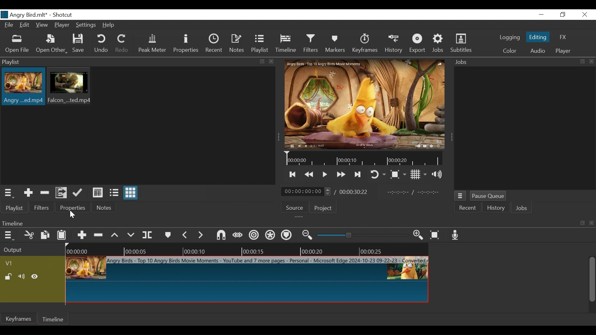  What do you see at coordinates (522, 62) in the screenshot?
I see `Jobs Panel` at bounding box center [522, 62].